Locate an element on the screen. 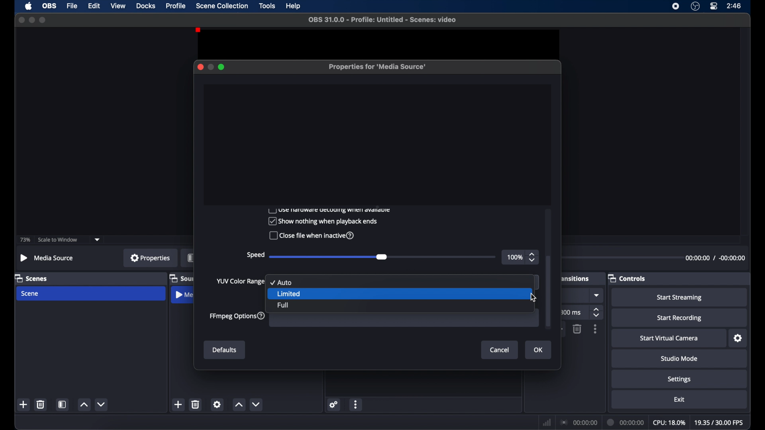 This screenshot has width=765, height=430. settings is located at coordinates (679, 379).